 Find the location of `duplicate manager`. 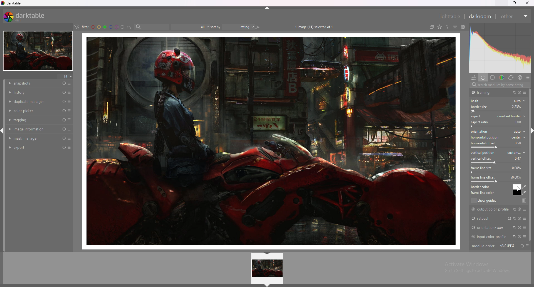

duplicate manager is located at coordinates (33, 101).